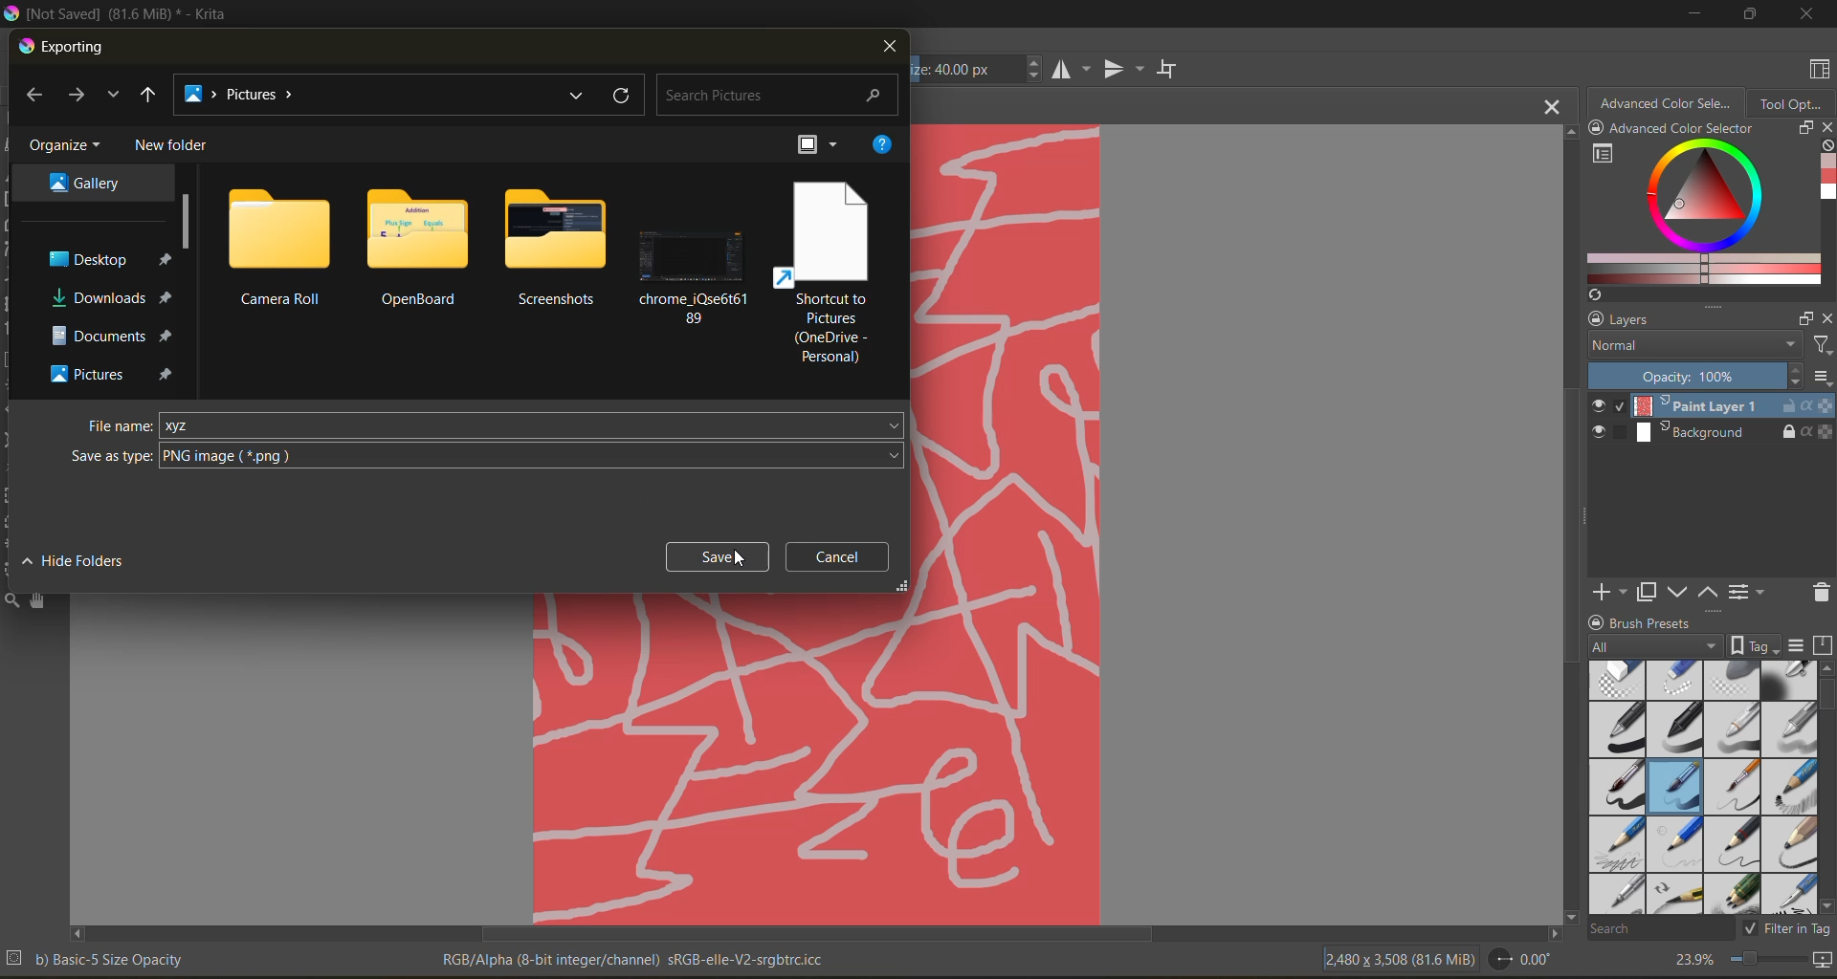 The image size is (1837, 979). I want to click on Advanced color selector, so click(1681, 130).